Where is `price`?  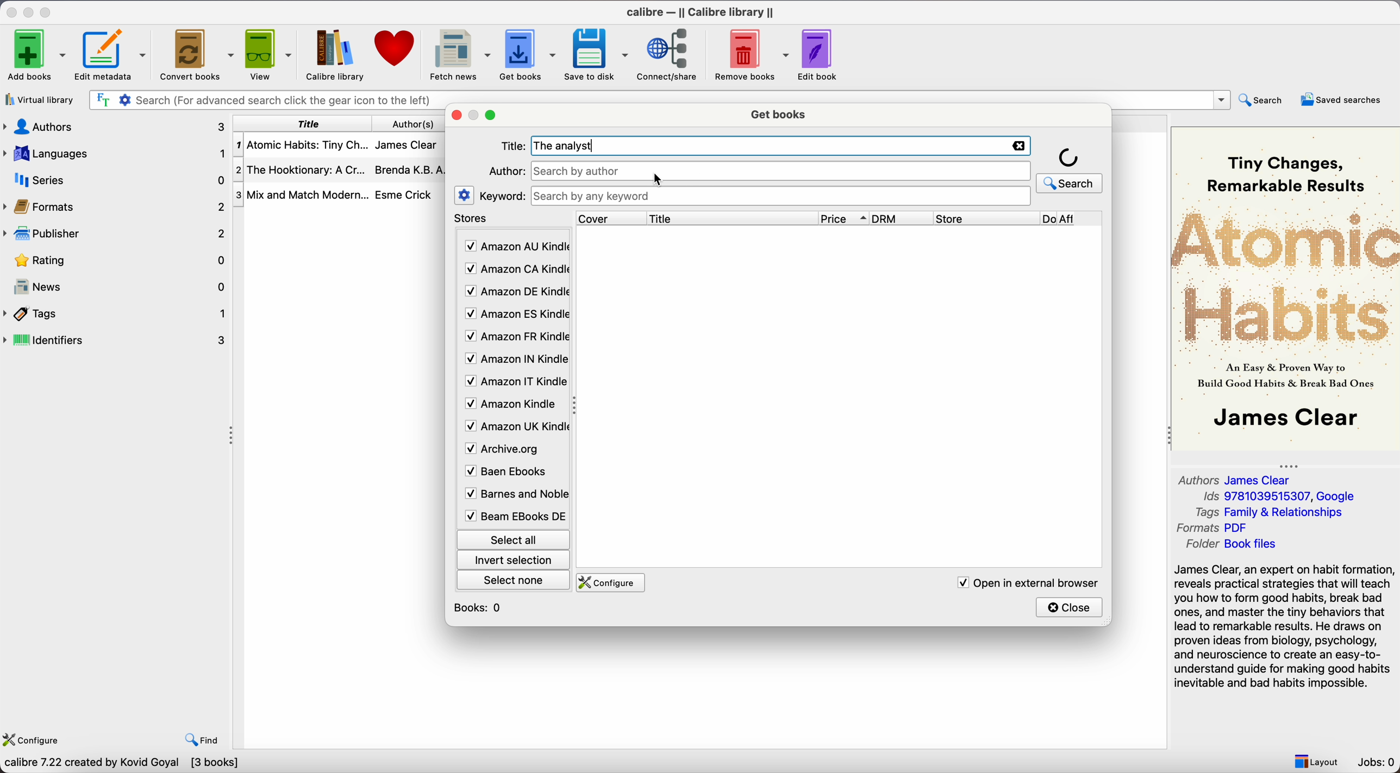
price is located at coordinates (845, 219).